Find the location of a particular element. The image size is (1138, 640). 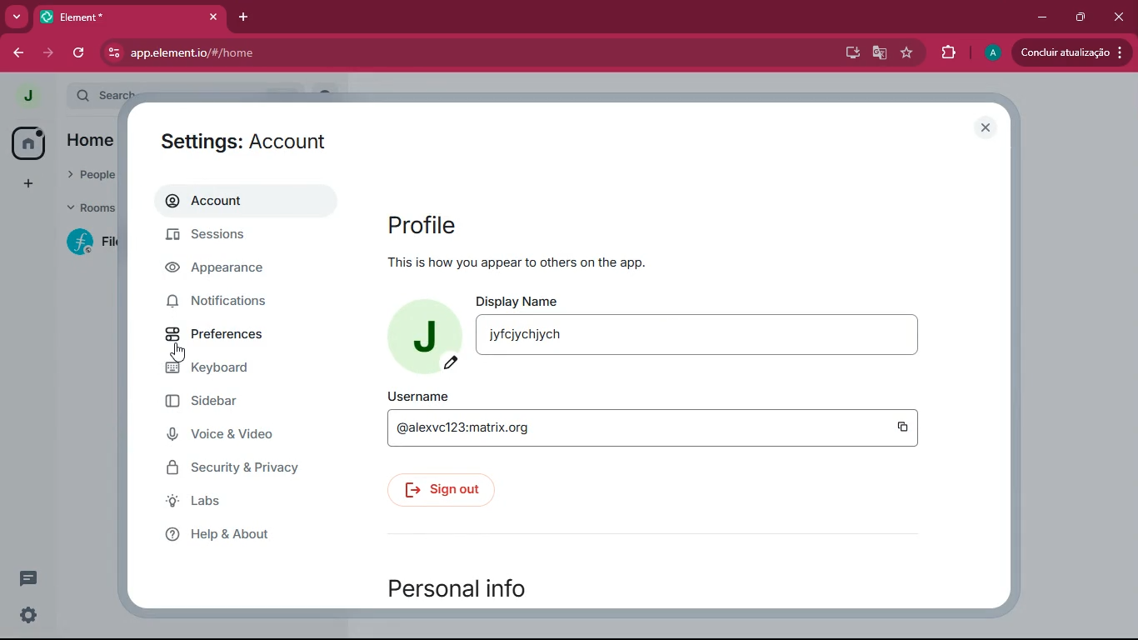

profile is located at coordinates (991, 52).